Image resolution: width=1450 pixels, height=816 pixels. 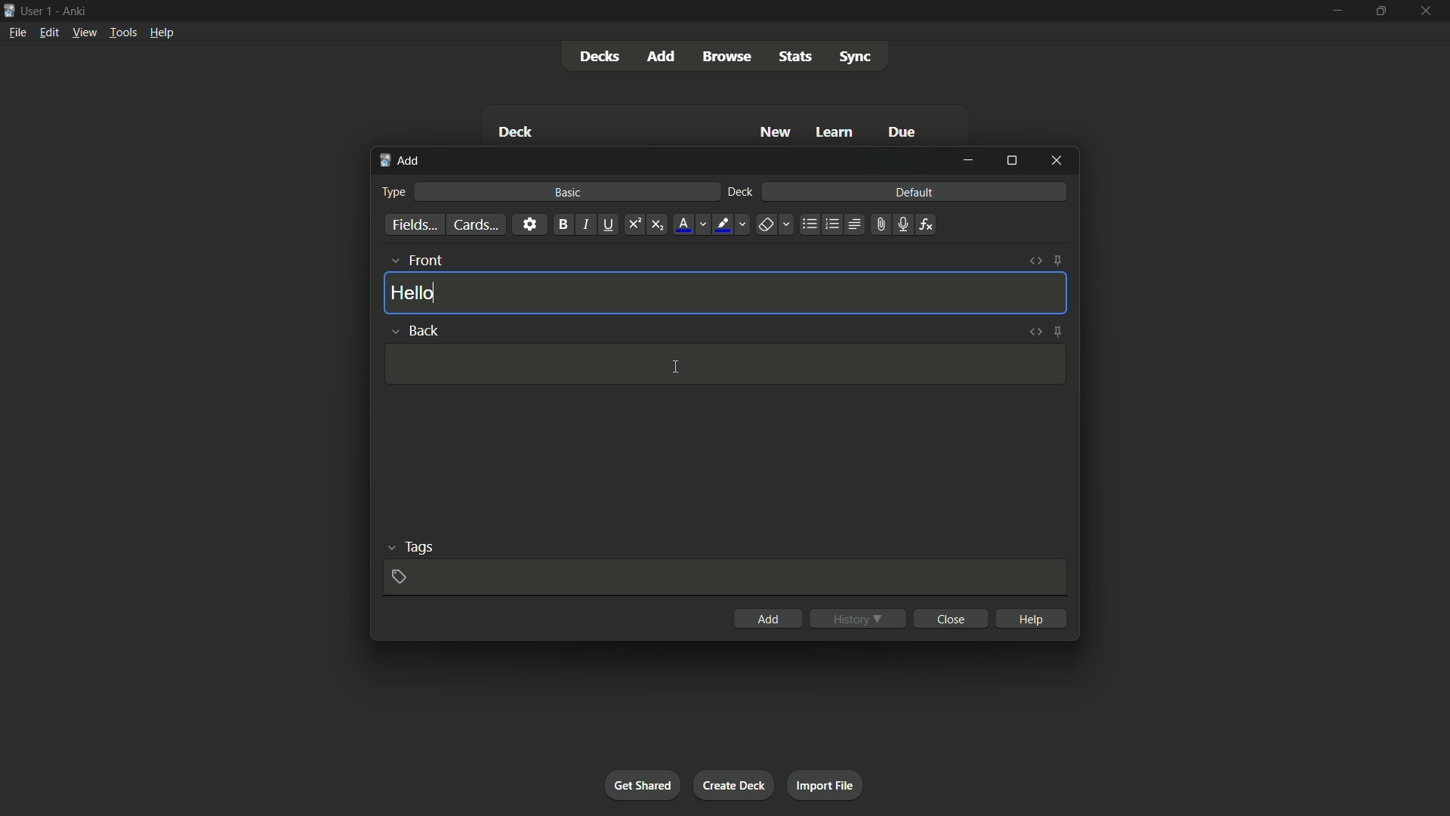 What do you see at coordinates (1035, 261) in the screenshot?
I see `toggle html editor` at bounding box center [1035, 261].